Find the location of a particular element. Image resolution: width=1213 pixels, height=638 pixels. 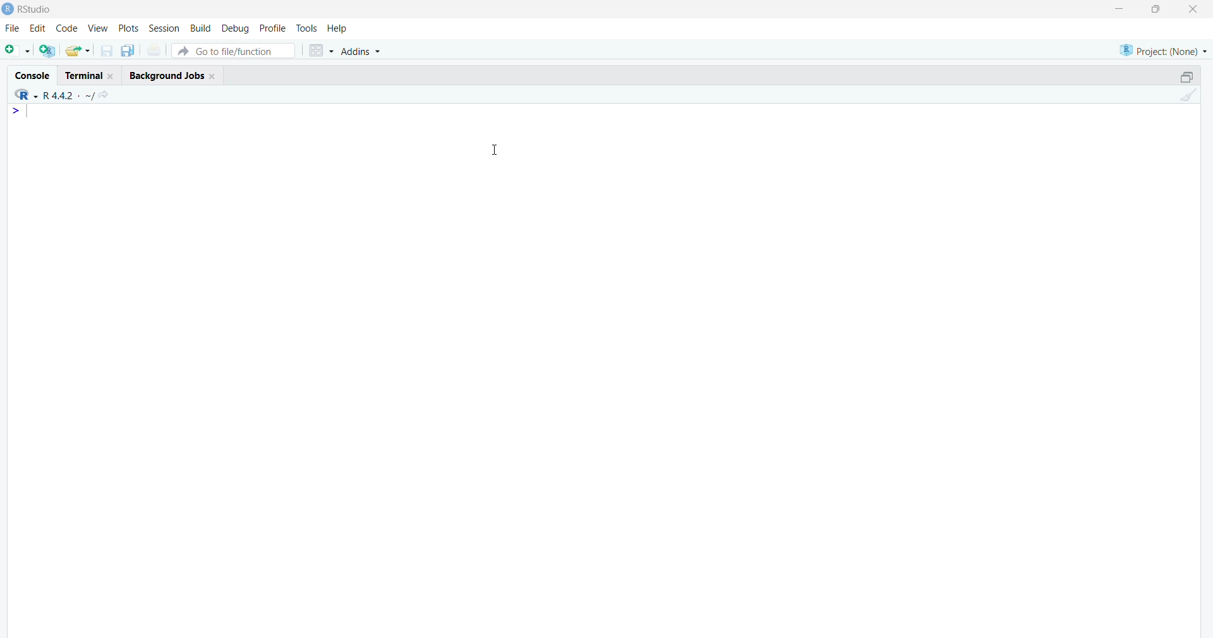

cursor is located at coordinates (495, 150).